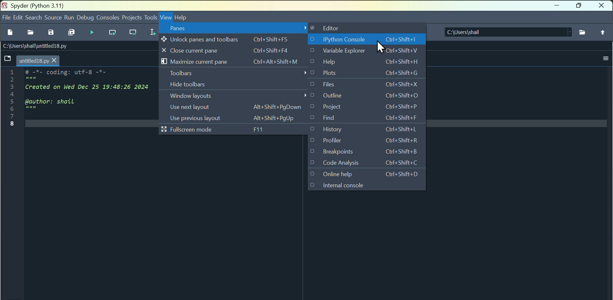 The image size is (613, 300). Describe the element at coordinates (367, 118) in the screenshot. I see `Find` at that location.